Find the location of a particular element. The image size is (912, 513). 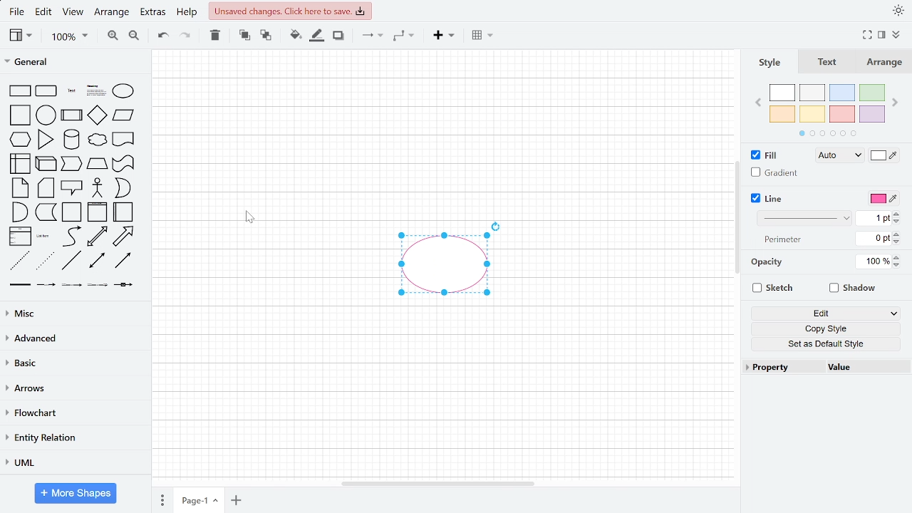

white is located at coordinates (782, 93).